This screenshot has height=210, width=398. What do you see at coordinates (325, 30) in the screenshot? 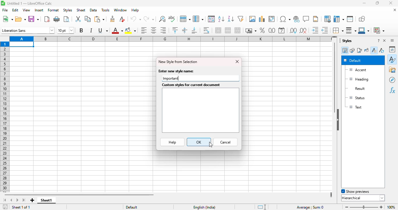
I see `delete decimal` at bounding box center [325, 30].